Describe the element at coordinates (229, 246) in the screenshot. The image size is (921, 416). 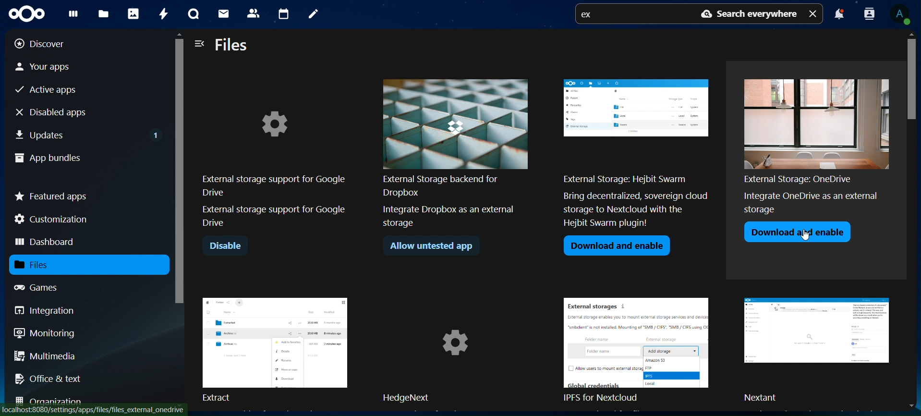
I see `disable` at that location.